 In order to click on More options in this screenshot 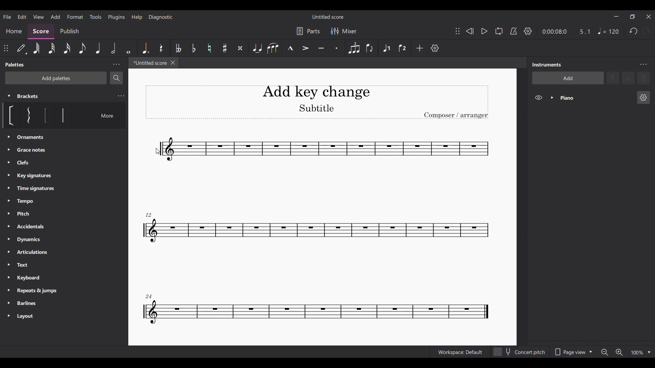, I will do `click(103, 116)`.